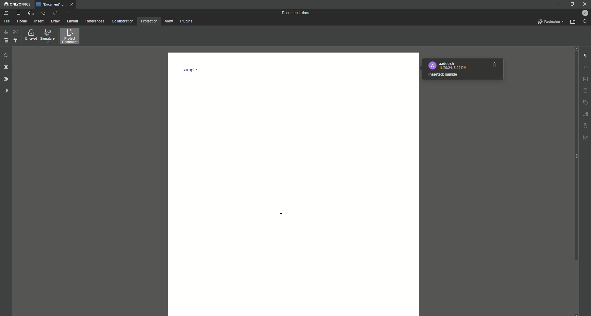  What do you see at coordinates (6, 56) in the screenshot?
I see `Find` at bounding box center [6, 56].